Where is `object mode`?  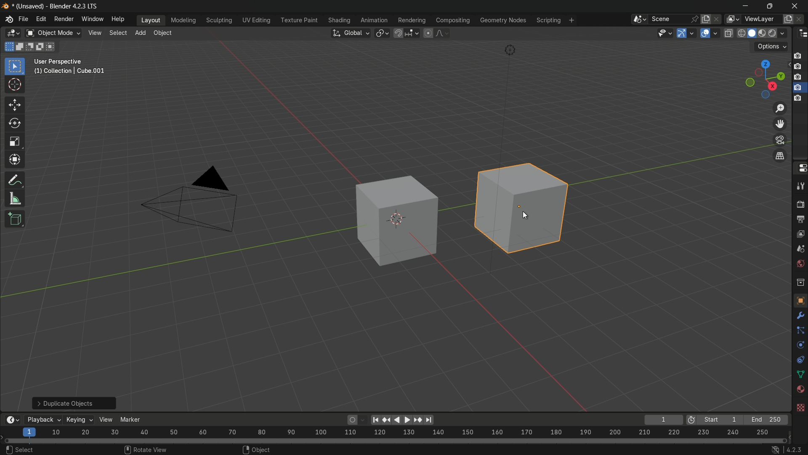 object mode is located at coordinates (53, 33).